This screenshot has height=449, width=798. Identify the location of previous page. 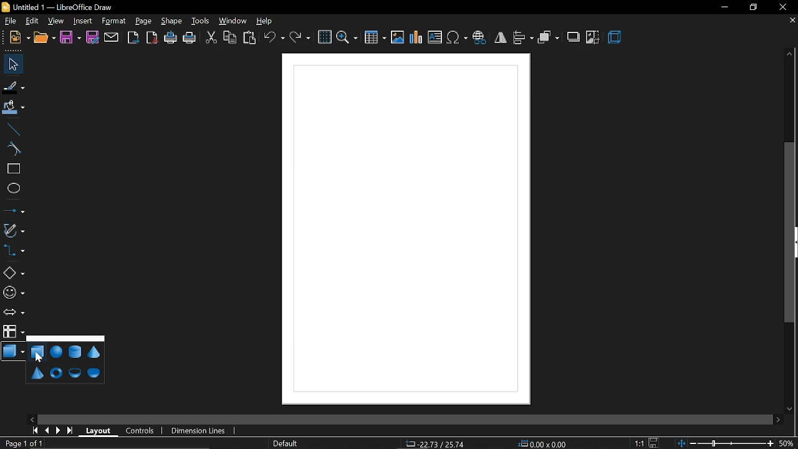
(45, 431).